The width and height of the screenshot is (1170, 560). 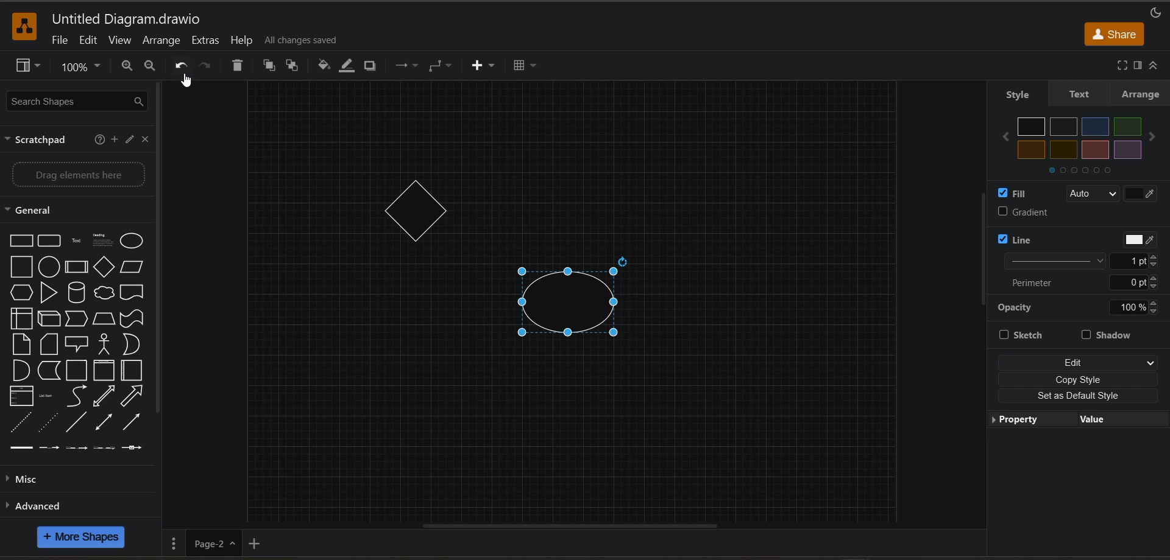 I want to click on Dotted Line, so click(x=50, y=422).